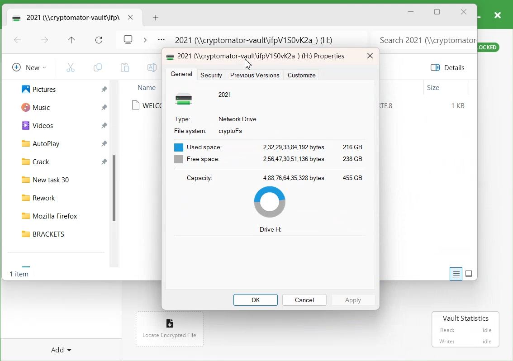 This screenshot has height=361, width=513. Describe the element at coordinates (304, 299) in the screenshot. I see `Cancel` at that location.